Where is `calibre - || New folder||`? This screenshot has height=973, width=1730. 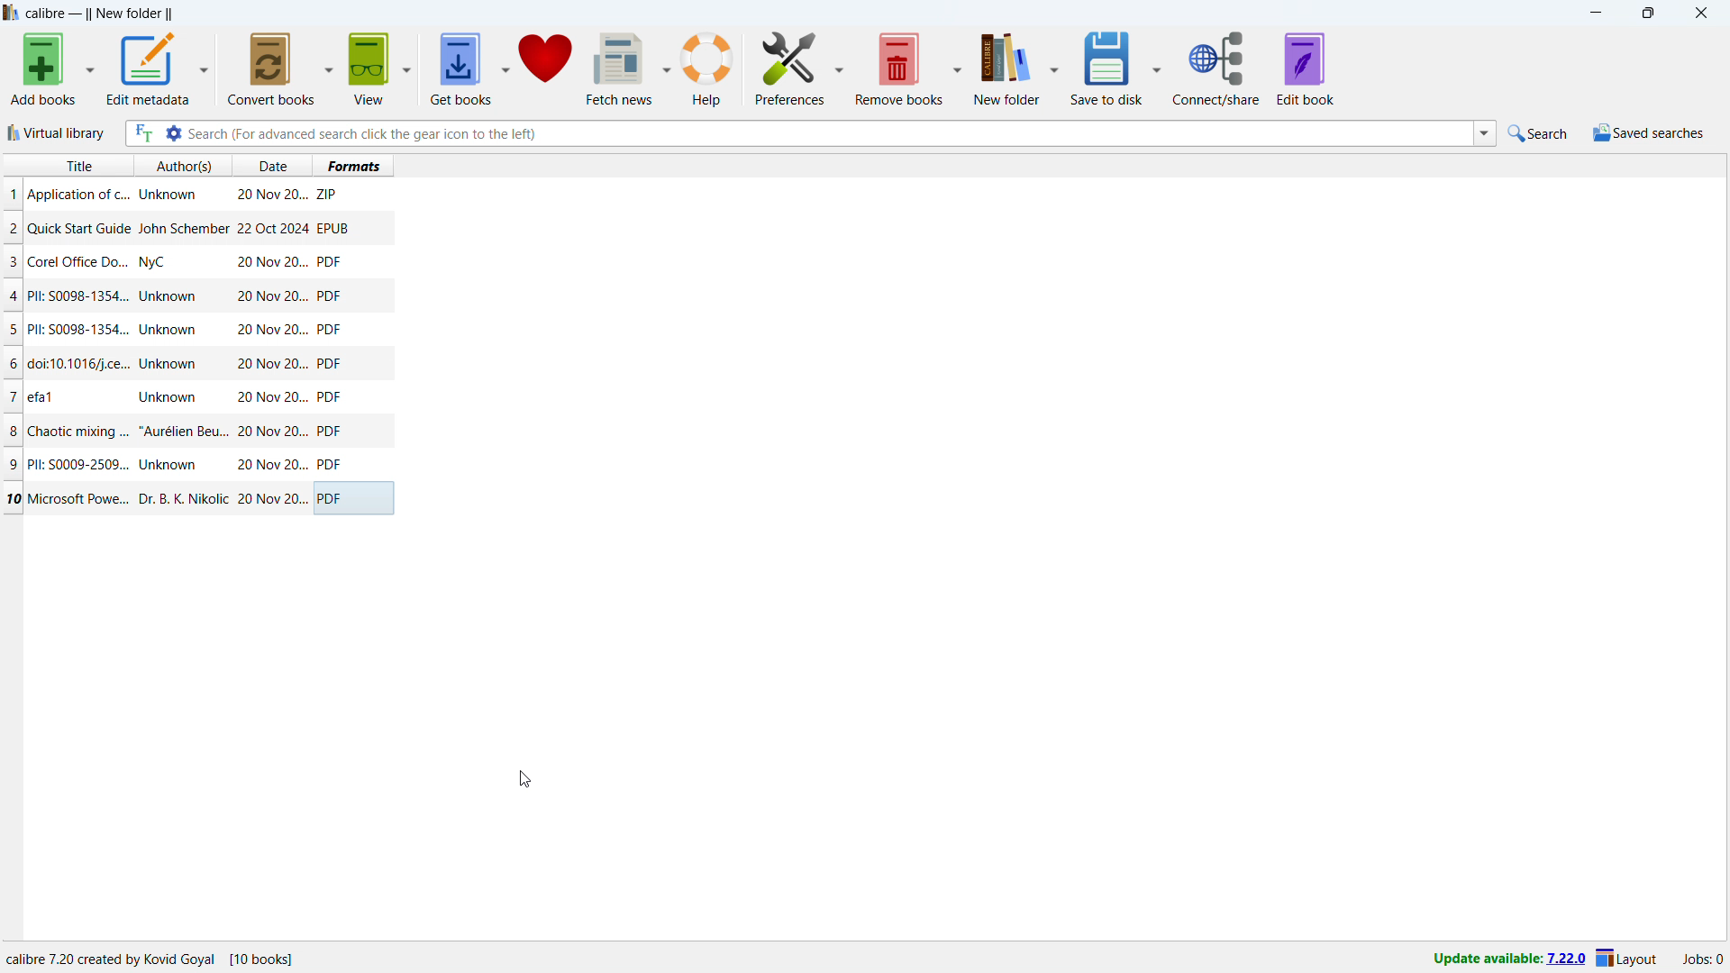
calibre - || New folder|| is located at coordinates (102, 14).